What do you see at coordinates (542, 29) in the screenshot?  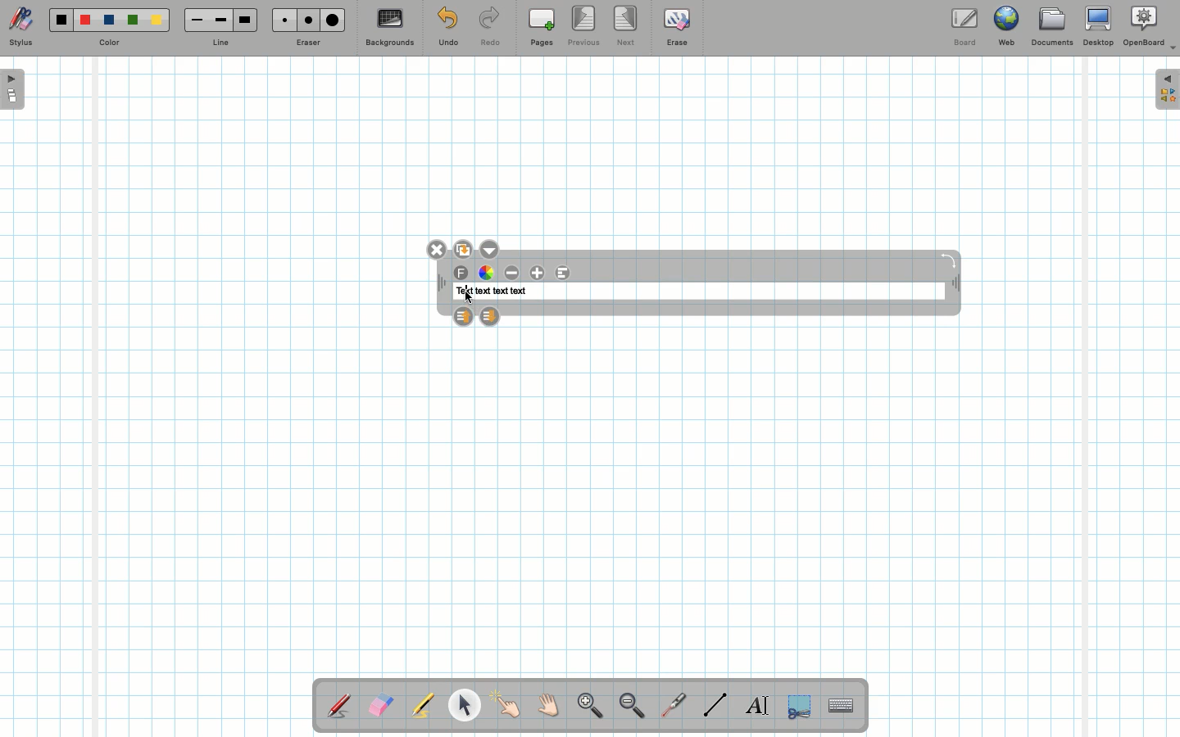 I see `Pages` at bounding box center [542, 29].